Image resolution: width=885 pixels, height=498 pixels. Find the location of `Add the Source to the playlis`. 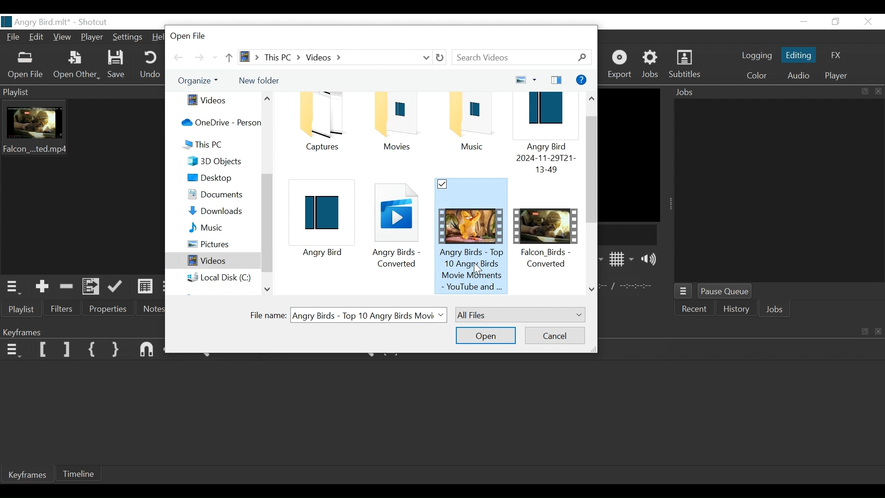

Add the Source to the playlis is located at coordinates (42, 286).